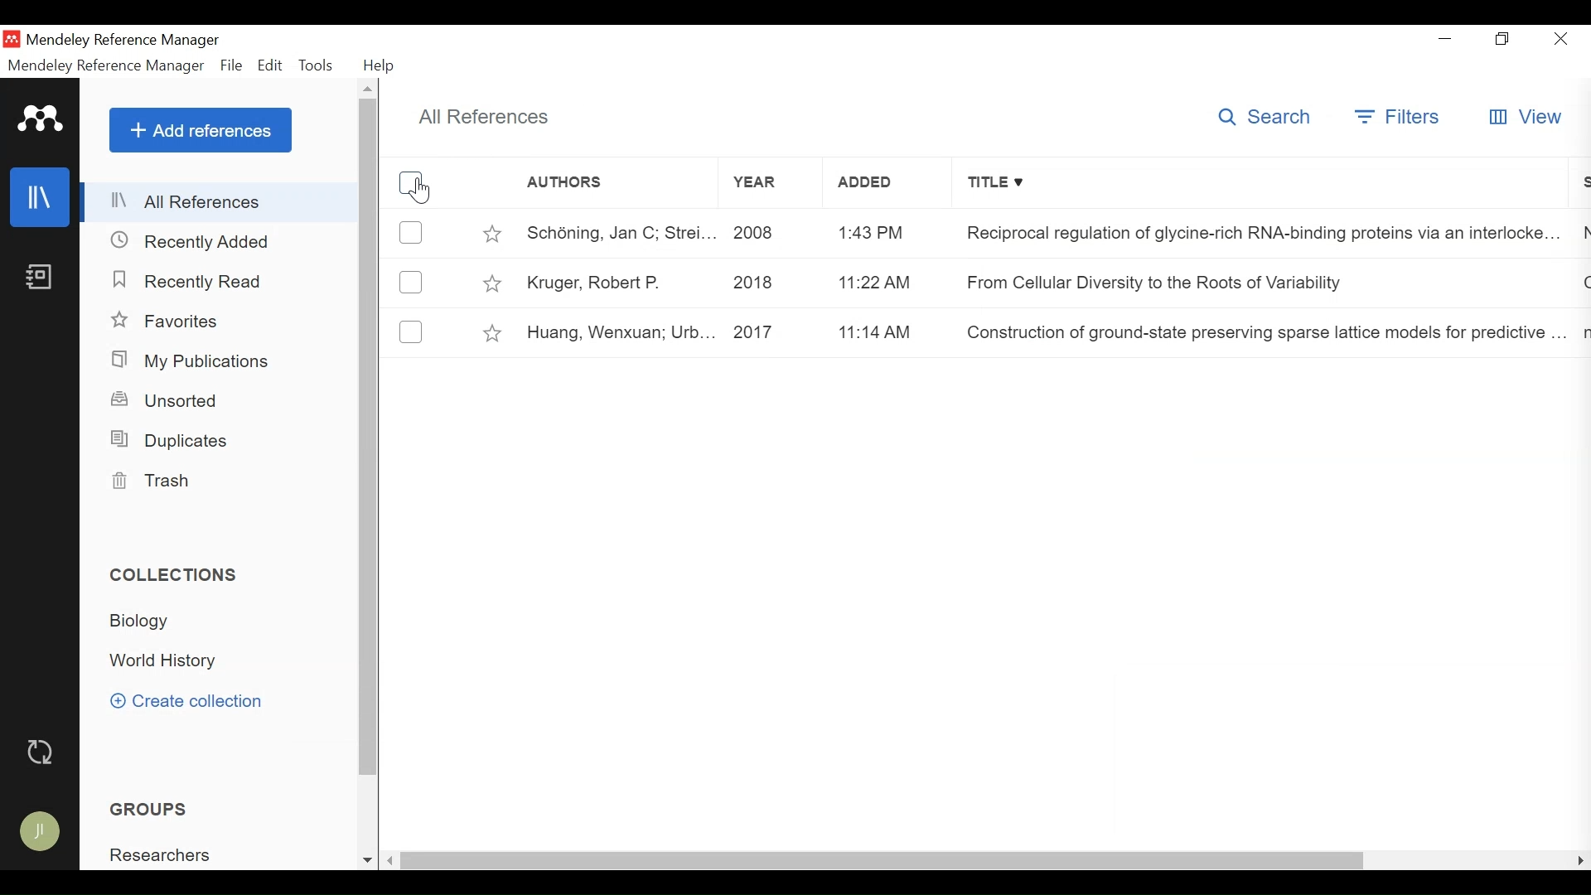  Describe the element at coordinates (171, 441) in the screenshot. I see `Duplicates` at that location.